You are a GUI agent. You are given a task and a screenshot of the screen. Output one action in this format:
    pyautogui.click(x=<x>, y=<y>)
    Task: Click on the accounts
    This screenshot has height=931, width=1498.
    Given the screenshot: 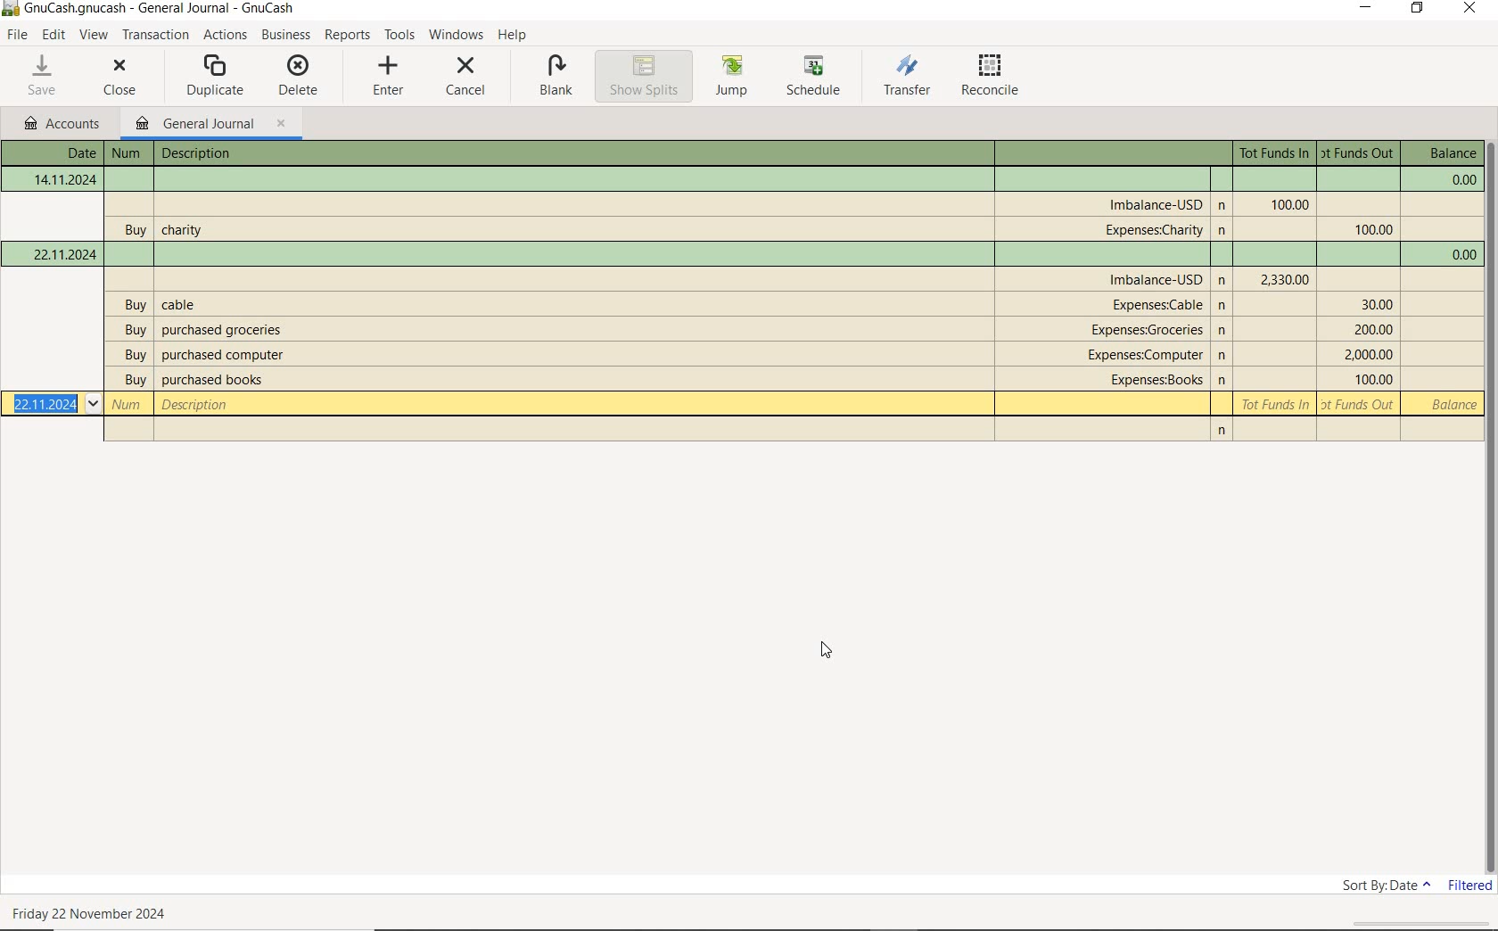 What is the action you would take?
    pyautogui.click(x=64, y=124)
    